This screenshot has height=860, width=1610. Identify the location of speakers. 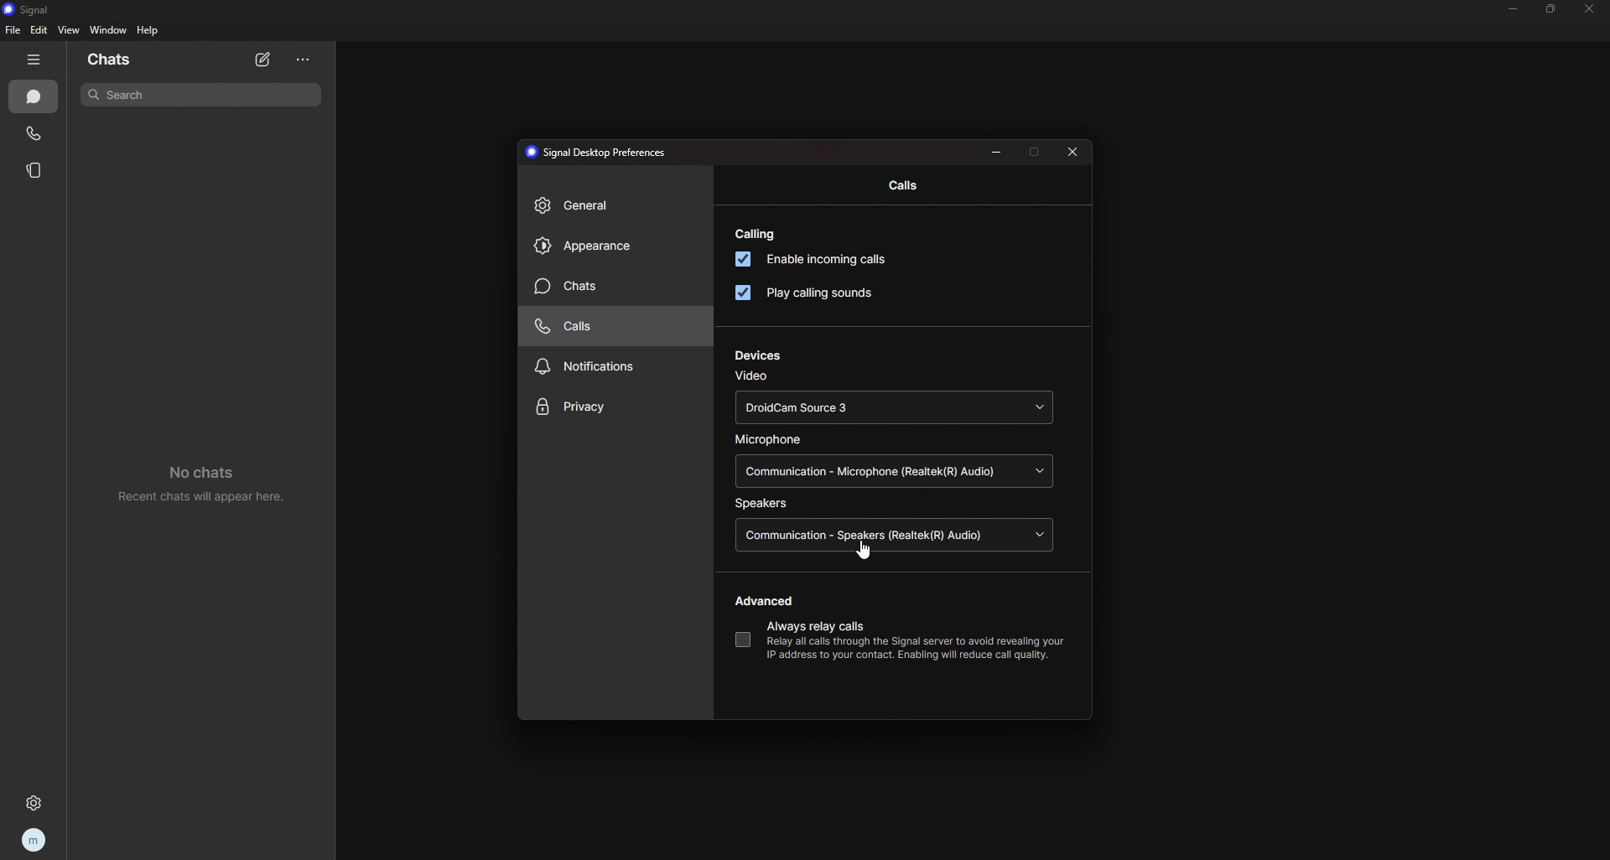
(761, 505).